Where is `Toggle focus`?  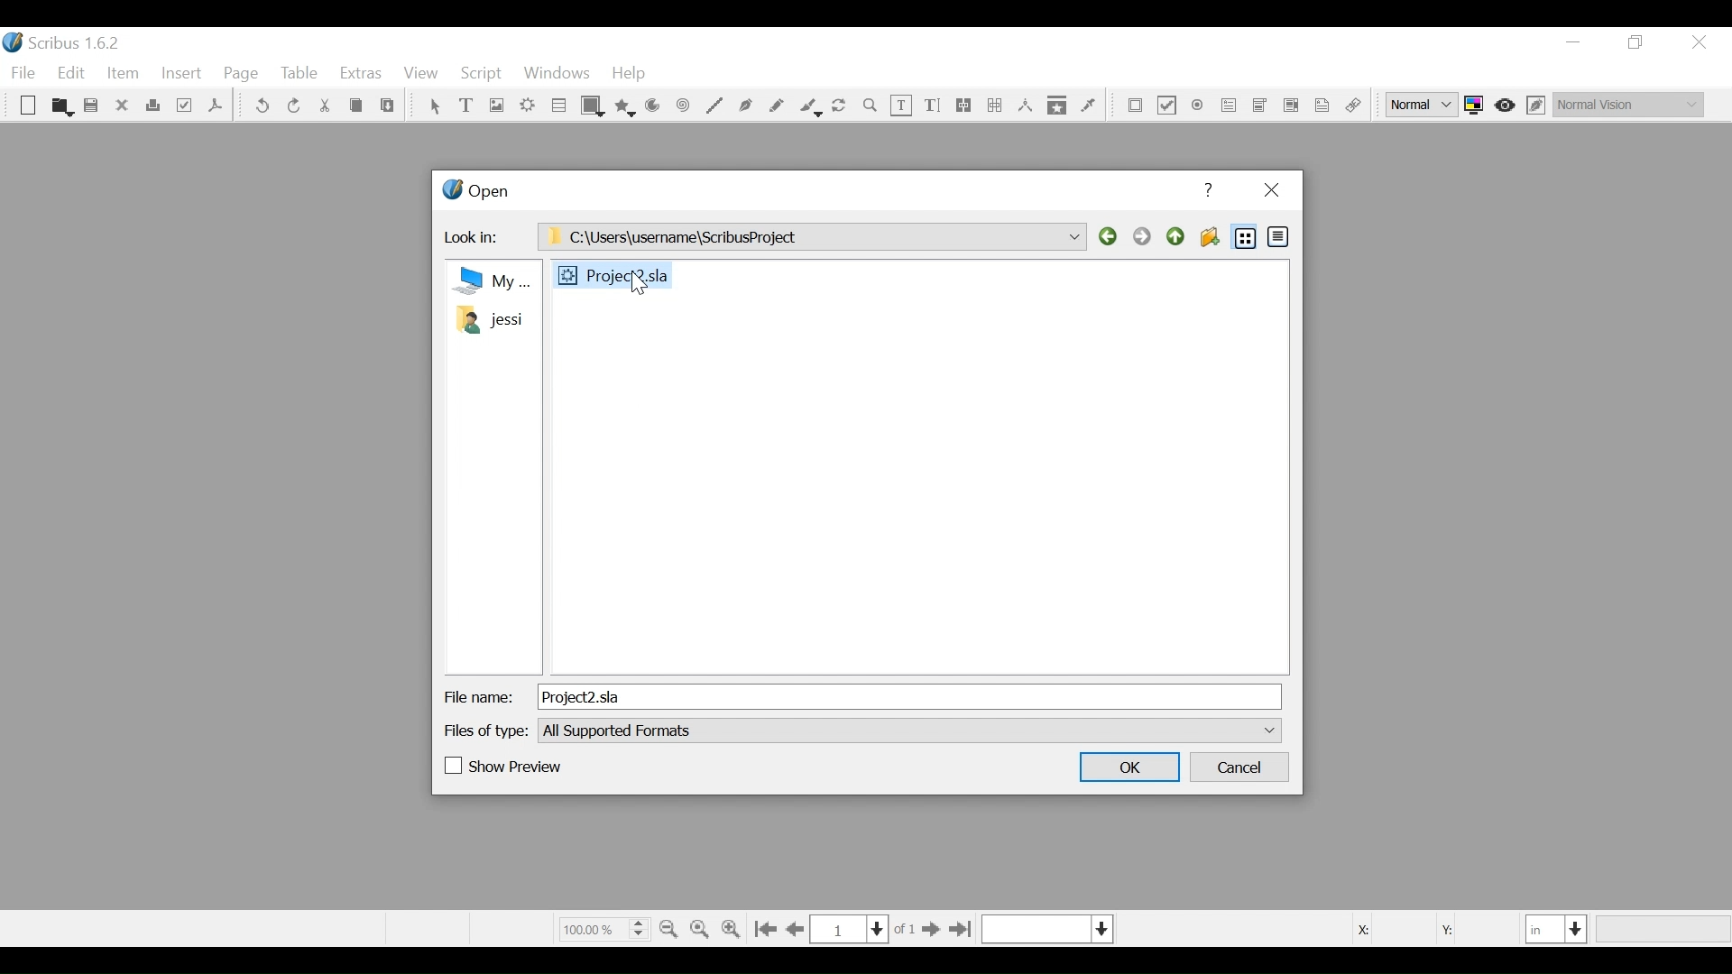
Toggle focus is located at coordinates (1506, 105).